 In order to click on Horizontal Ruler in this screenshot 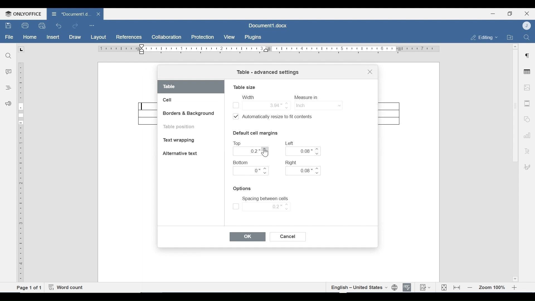, I will do `click(268, 49)`.